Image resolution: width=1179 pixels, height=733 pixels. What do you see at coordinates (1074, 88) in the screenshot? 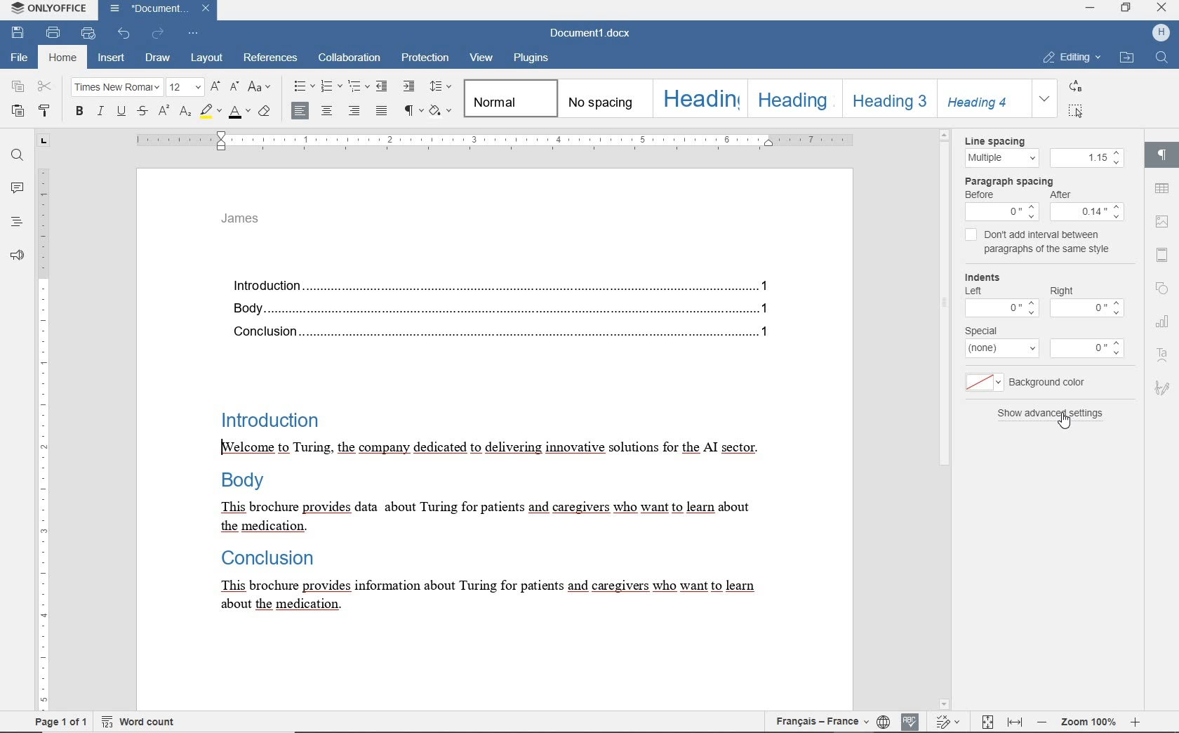
I see `replace` at bounding box center [1074, 88].